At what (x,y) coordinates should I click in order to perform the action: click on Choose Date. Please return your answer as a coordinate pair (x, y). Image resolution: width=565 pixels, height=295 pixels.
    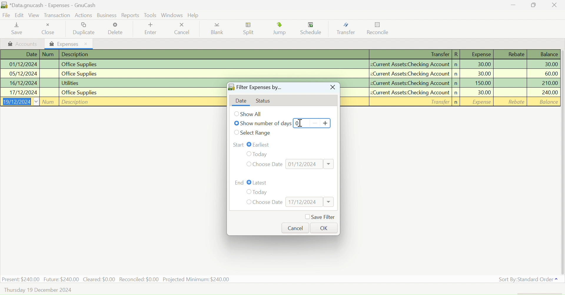
    Looking at the image, I should click on (268, 202).